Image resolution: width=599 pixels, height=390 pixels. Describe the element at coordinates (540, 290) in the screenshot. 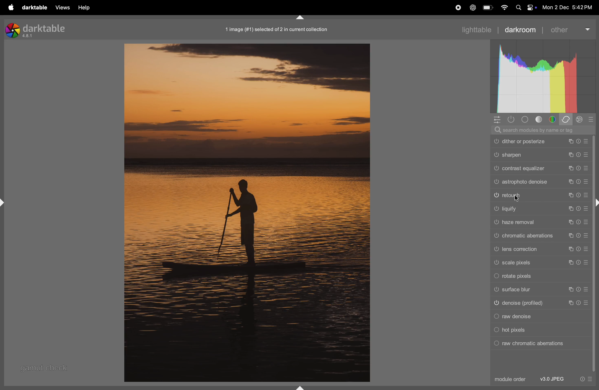

I see `surface blur` at that location.